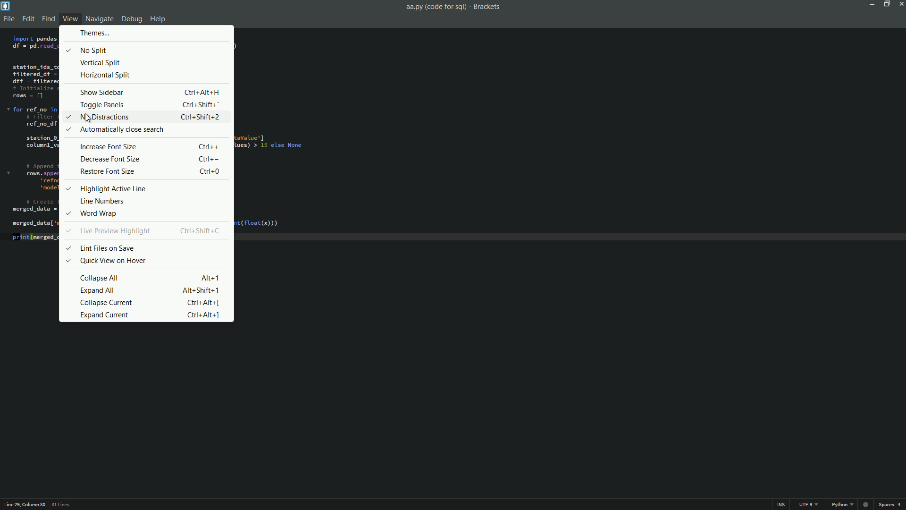 Image resolution: width=906 pixels, height=510 pixels. What do you see at coordinates (132, 18) in the screenshot?
I see `debug menu` at bounding box center [132, 18].